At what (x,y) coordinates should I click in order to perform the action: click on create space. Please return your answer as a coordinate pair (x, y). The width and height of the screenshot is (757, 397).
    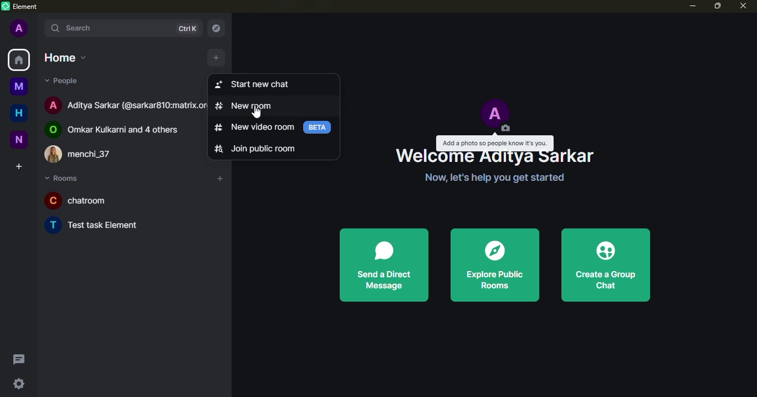
    Looking at the image, I should click on (21, 166).